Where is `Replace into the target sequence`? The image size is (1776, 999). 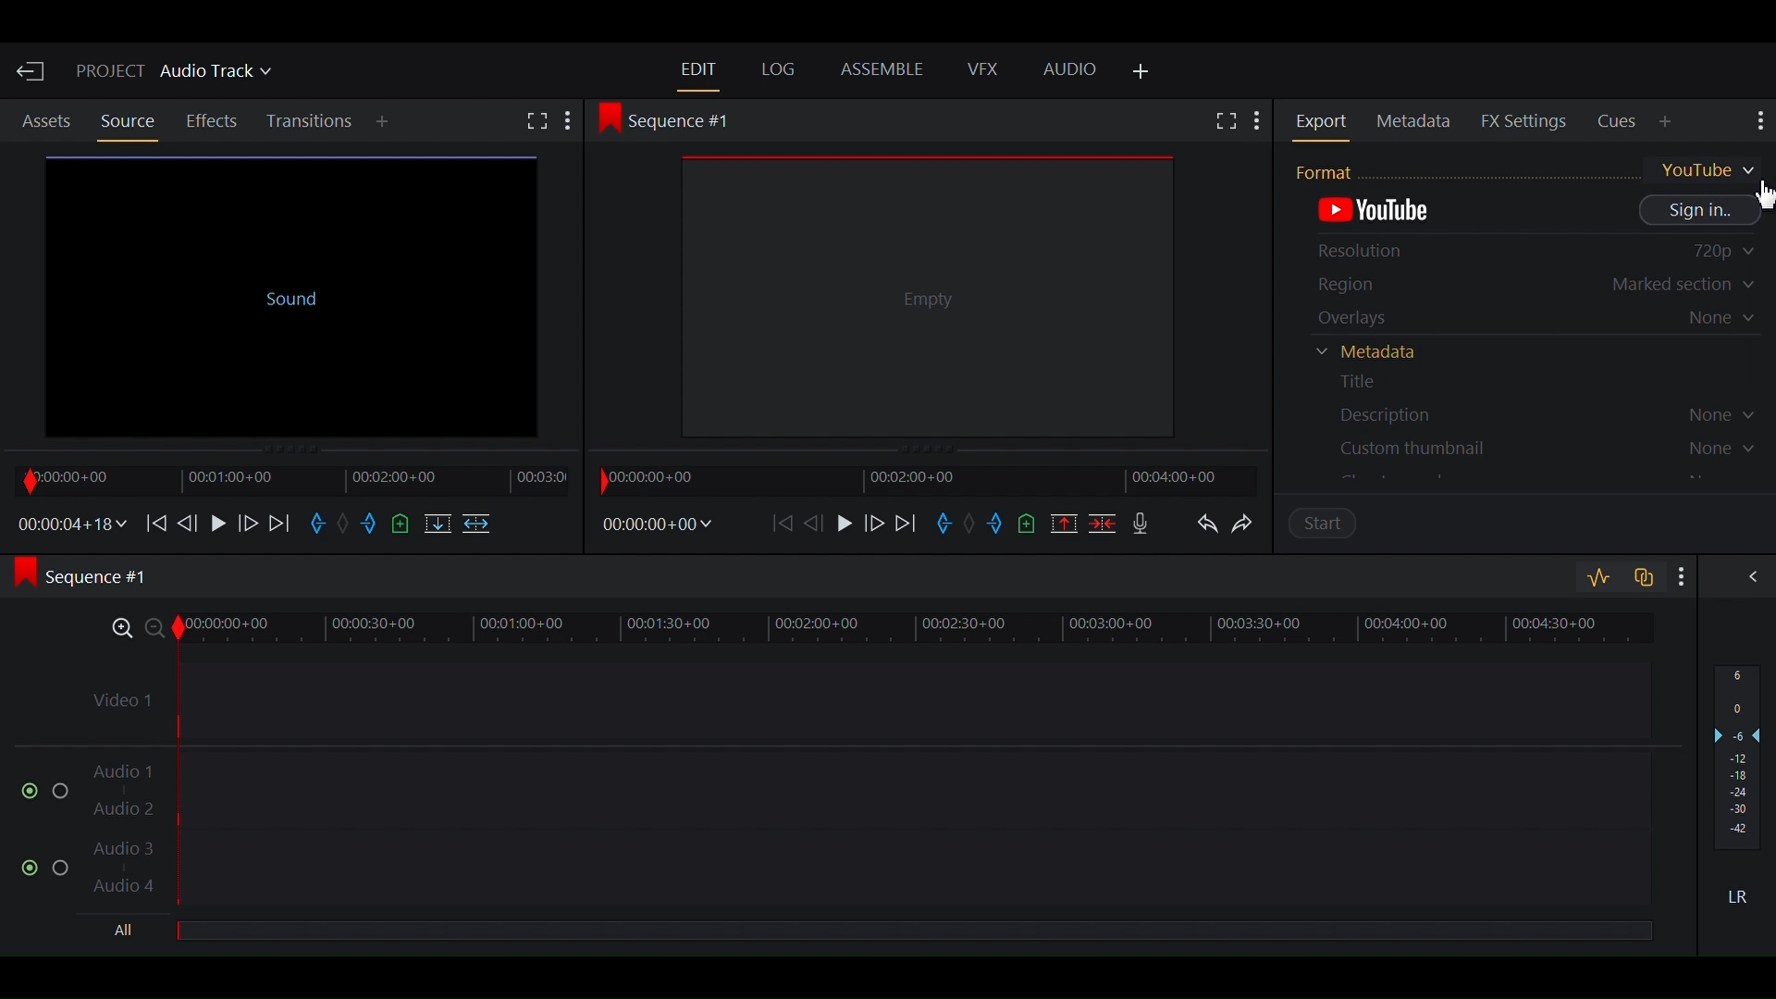 Replace into the target sequence is located at coordinates (436, 525).